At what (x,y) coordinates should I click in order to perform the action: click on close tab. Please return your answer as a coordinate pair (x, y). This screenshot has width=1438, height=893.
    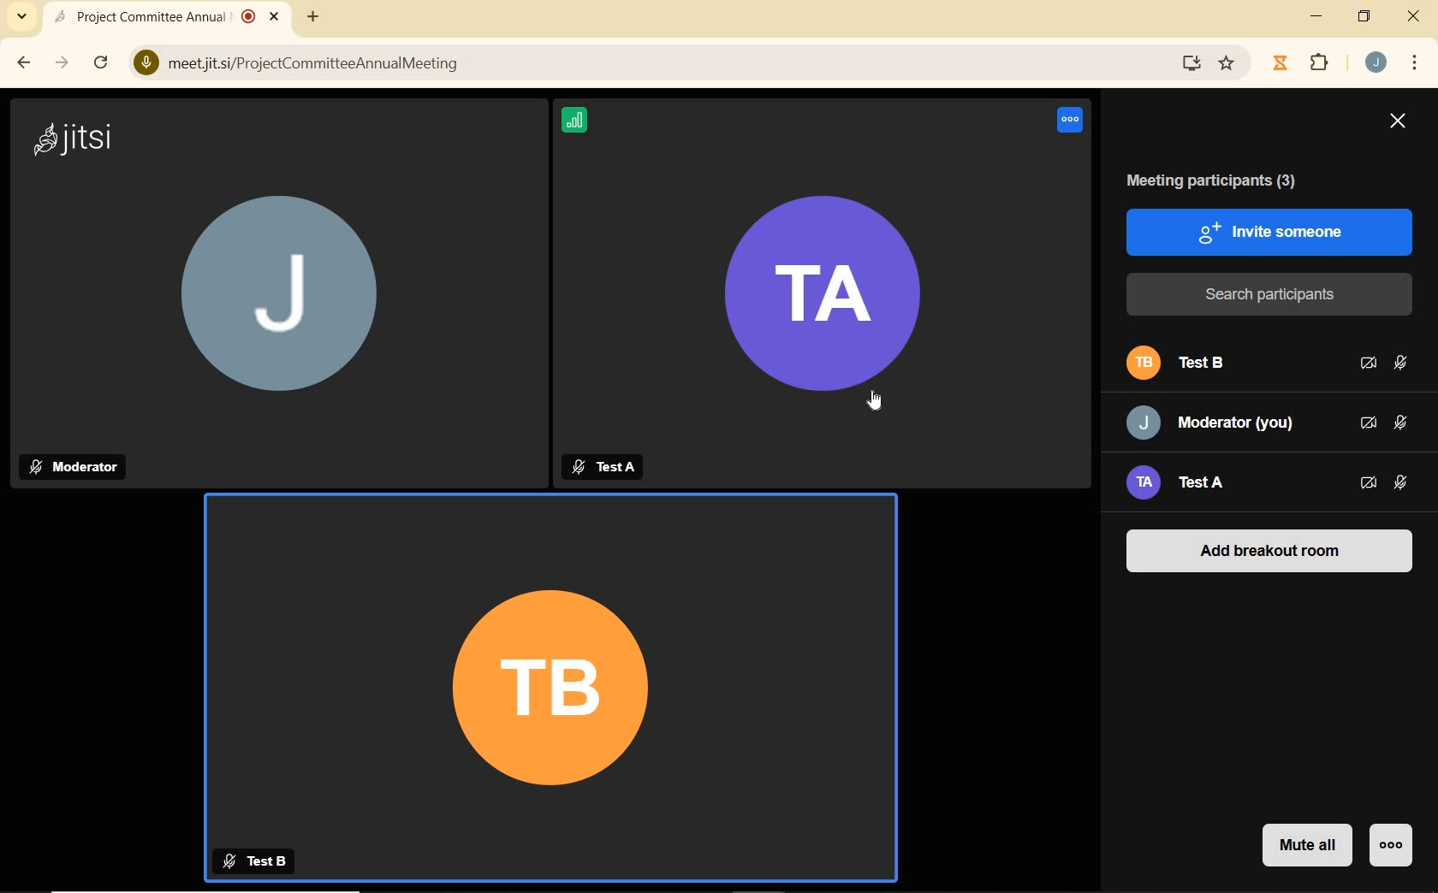
    Looking at the image, I should click on (273, 17).